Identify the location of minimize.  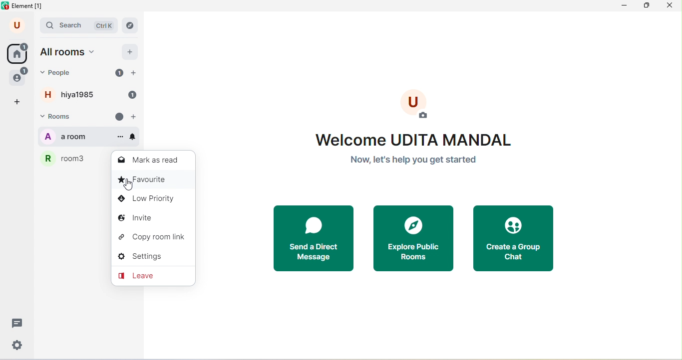
(623, 7).